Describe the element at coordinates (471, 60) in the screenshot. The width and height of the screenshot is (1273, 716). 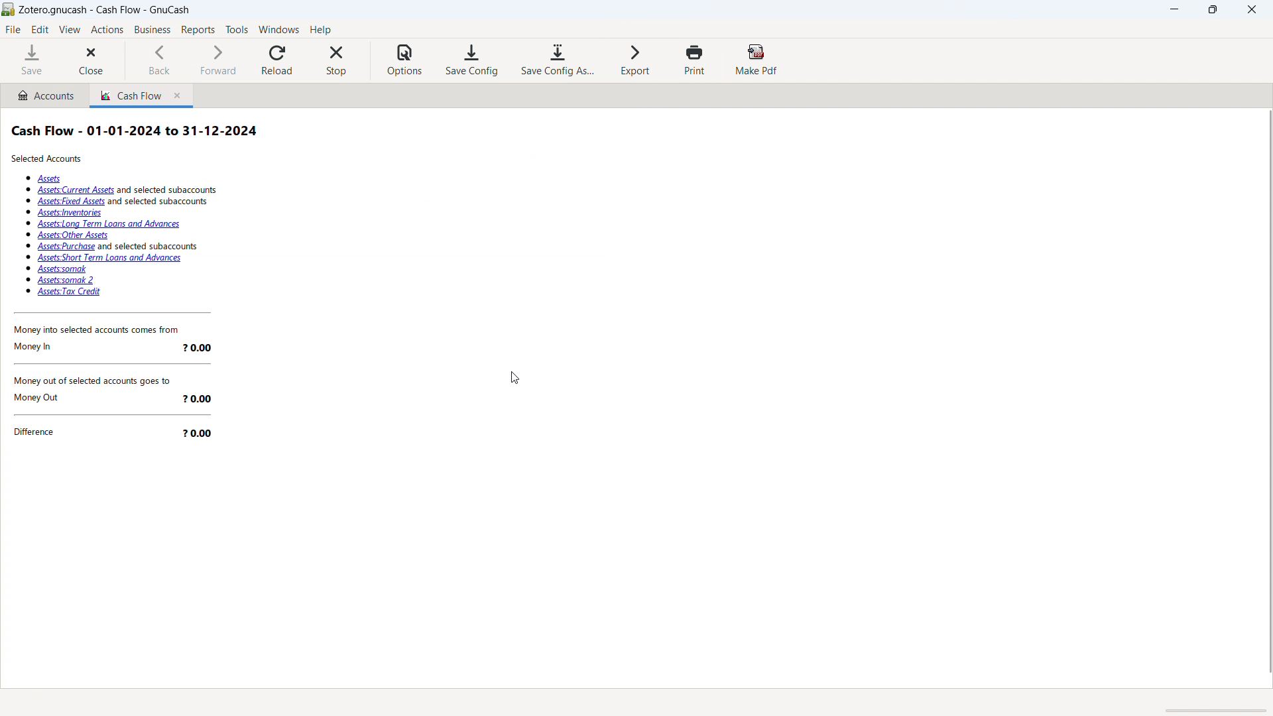
I see `save configuration` at that location.